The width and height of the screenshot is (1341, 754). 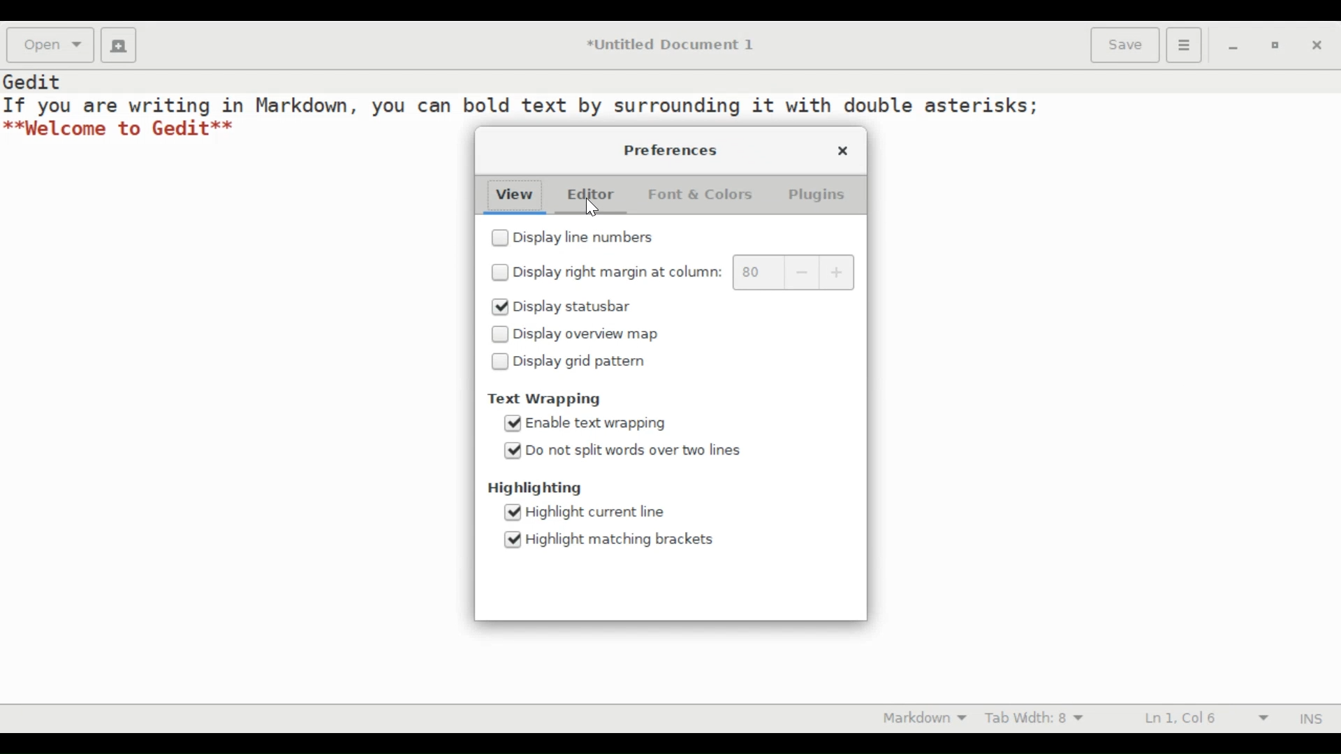 I want to click on Create a new Document, so click(x=119, y=45).